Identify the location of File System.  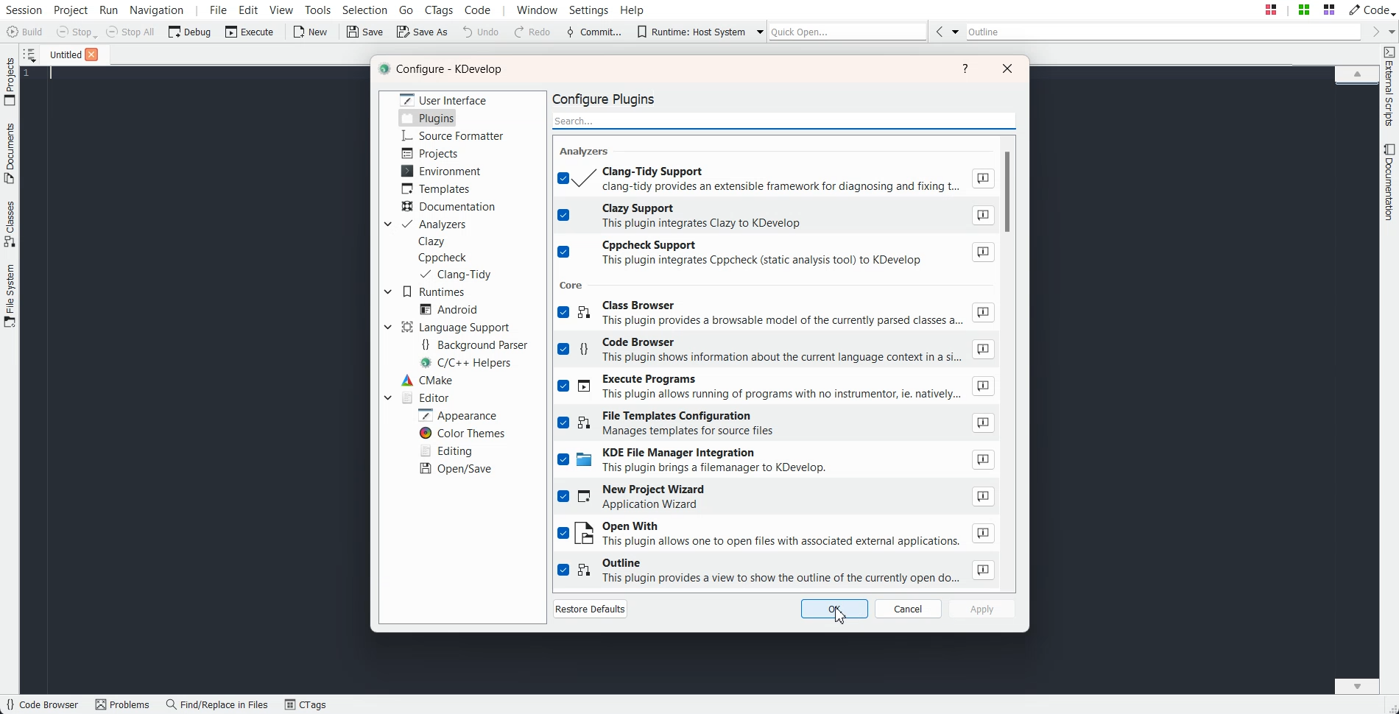
(10, 297).